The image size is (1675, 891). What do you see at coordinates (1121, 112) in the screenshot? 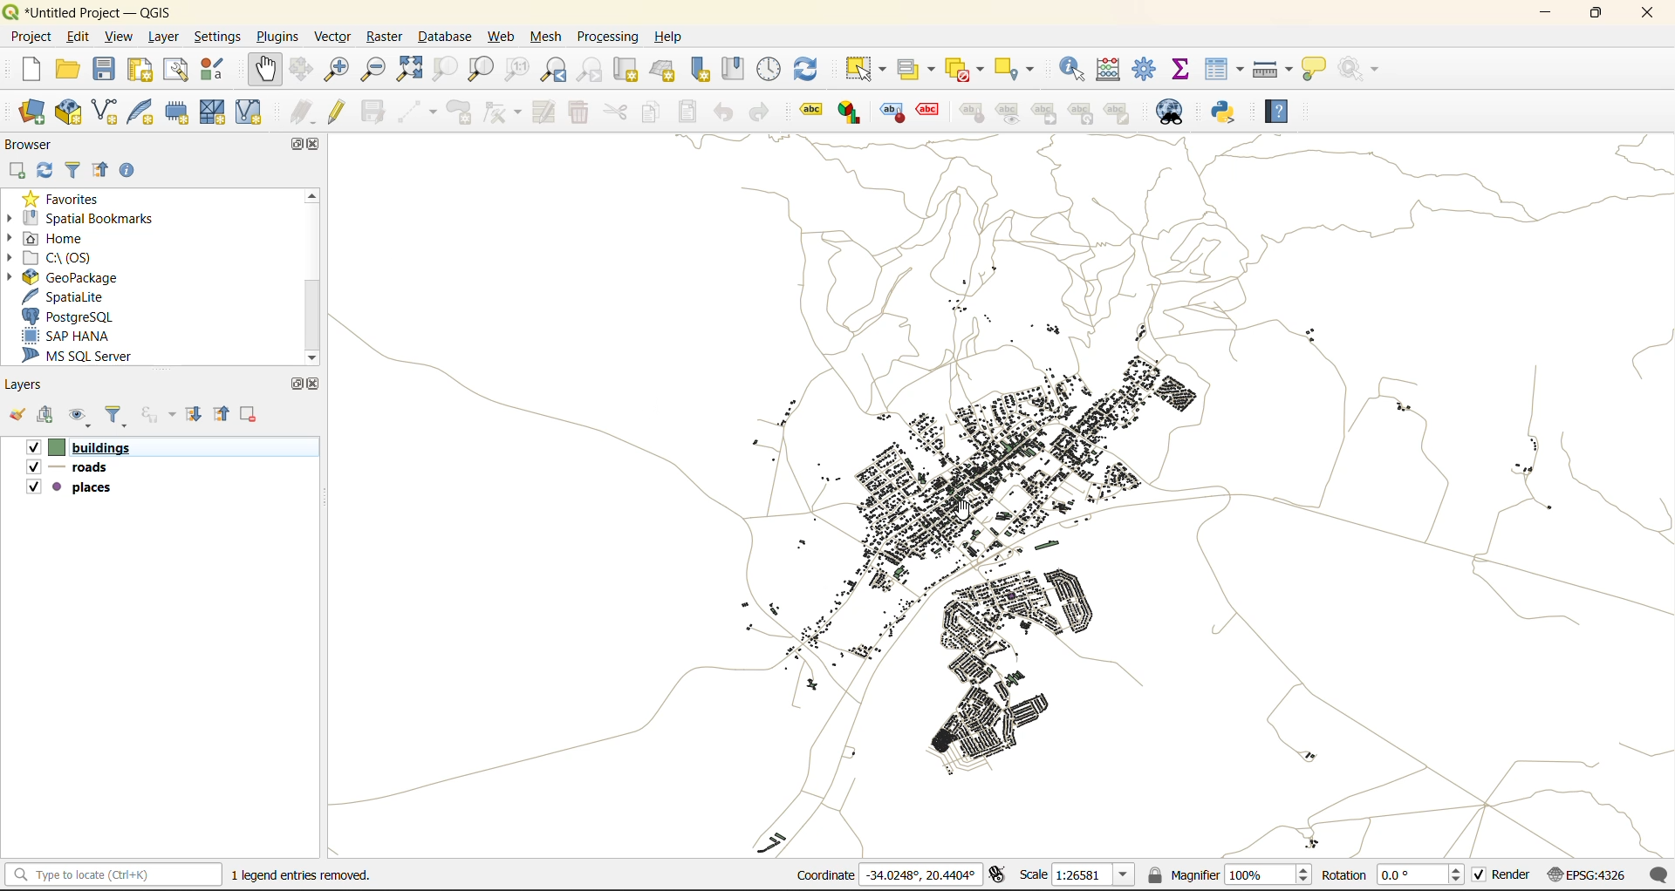
I see `Note label` at bounding box center [1121, 112].